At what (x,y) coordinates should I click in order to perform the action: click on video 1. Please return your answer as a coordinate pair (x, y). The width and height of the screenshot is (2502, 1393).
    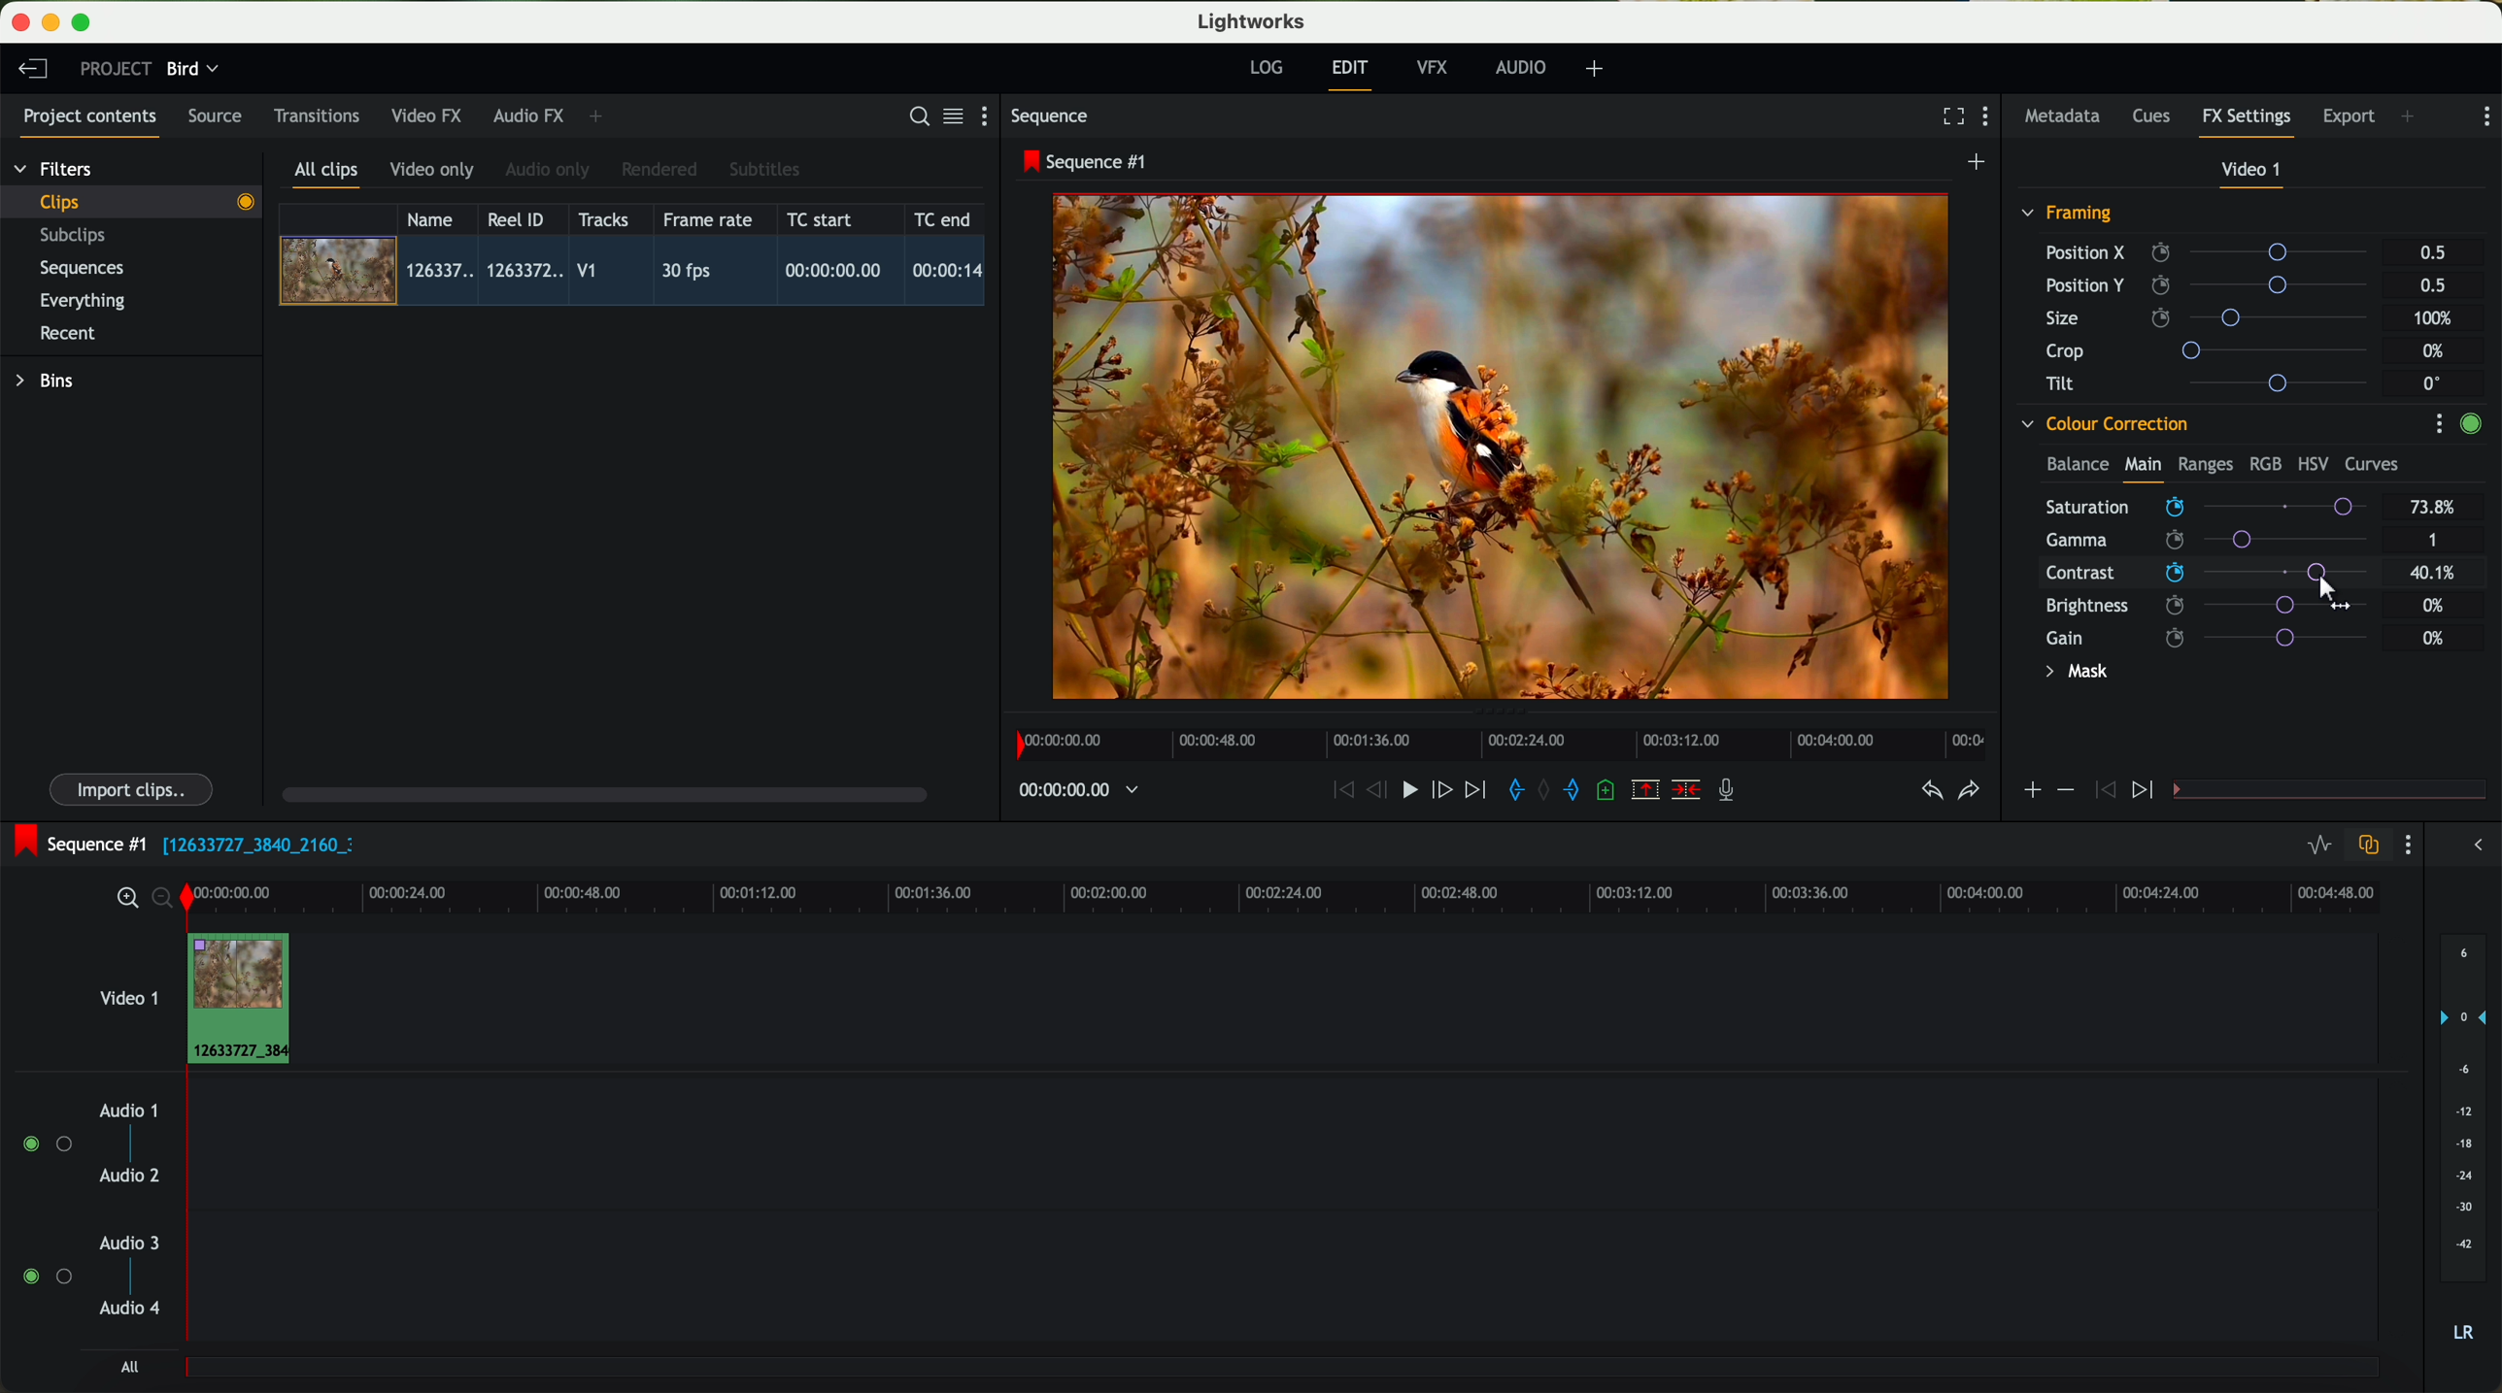
    Looking at the image, I should click on (126, 994).